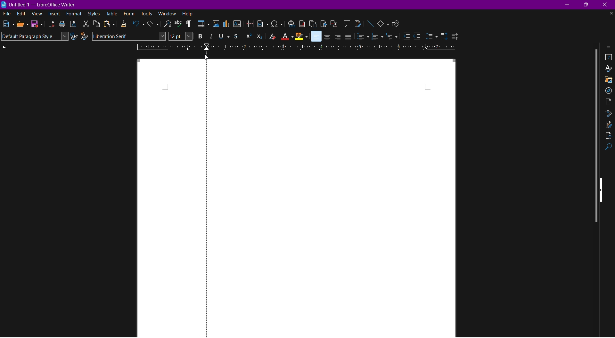  What do you see at coordinates (34, 36) in the screenshot?
I see `Paragraph Style` at bounding box center [34, 36].